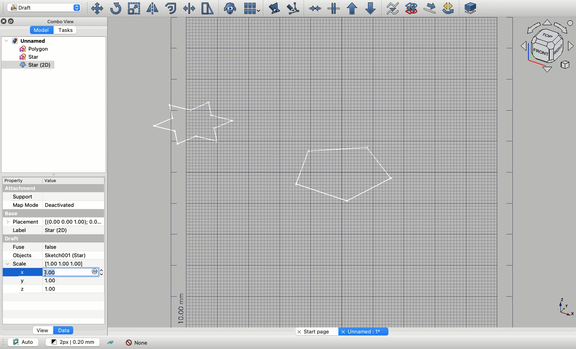 Image resolution: width=576 pixels, height=349 pixels. I want to click on Map mode, so click(25, 205).